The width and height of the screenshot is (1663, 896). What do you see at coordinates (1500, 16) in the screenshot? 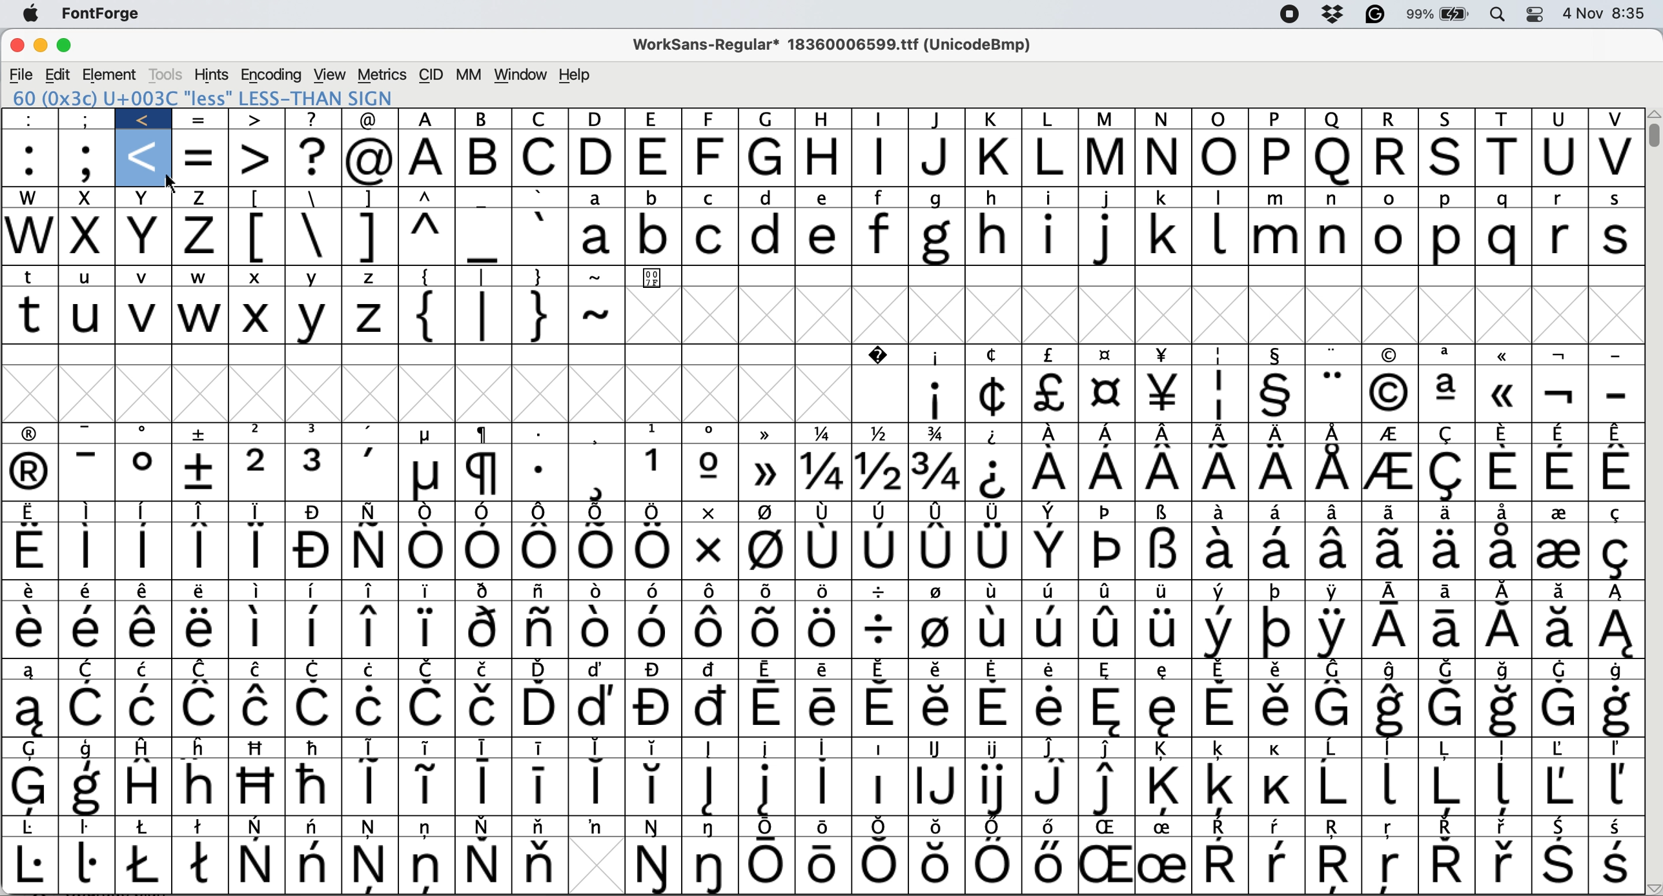
I see `spotlight searcg` at bounding box center [1500, 16].